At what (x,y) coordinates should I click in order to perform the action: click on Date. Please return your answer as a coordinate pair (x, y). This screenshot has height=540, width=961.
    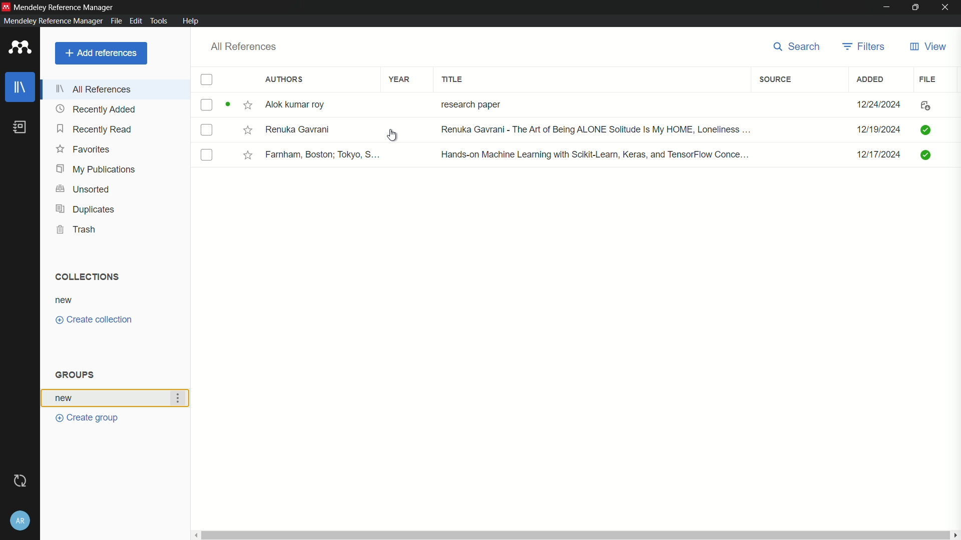
    Looking at the image, I should click on (880, 104).